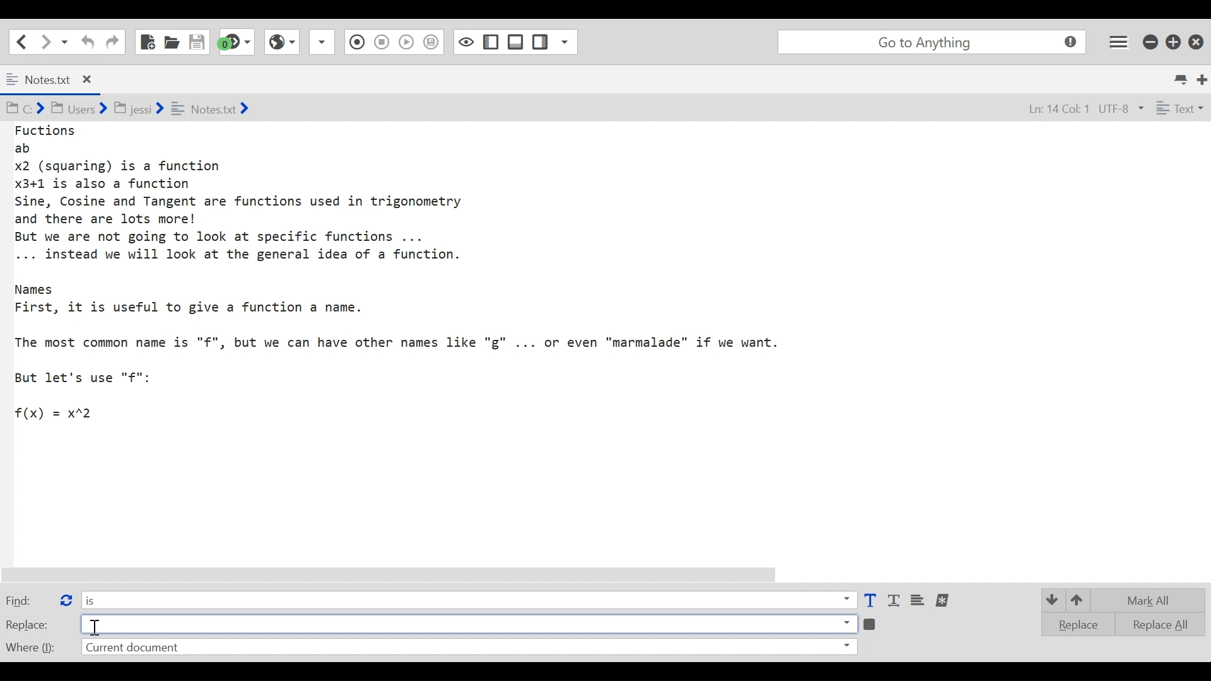  I want to click on Show/Hide Right pane, so click(465, 41).